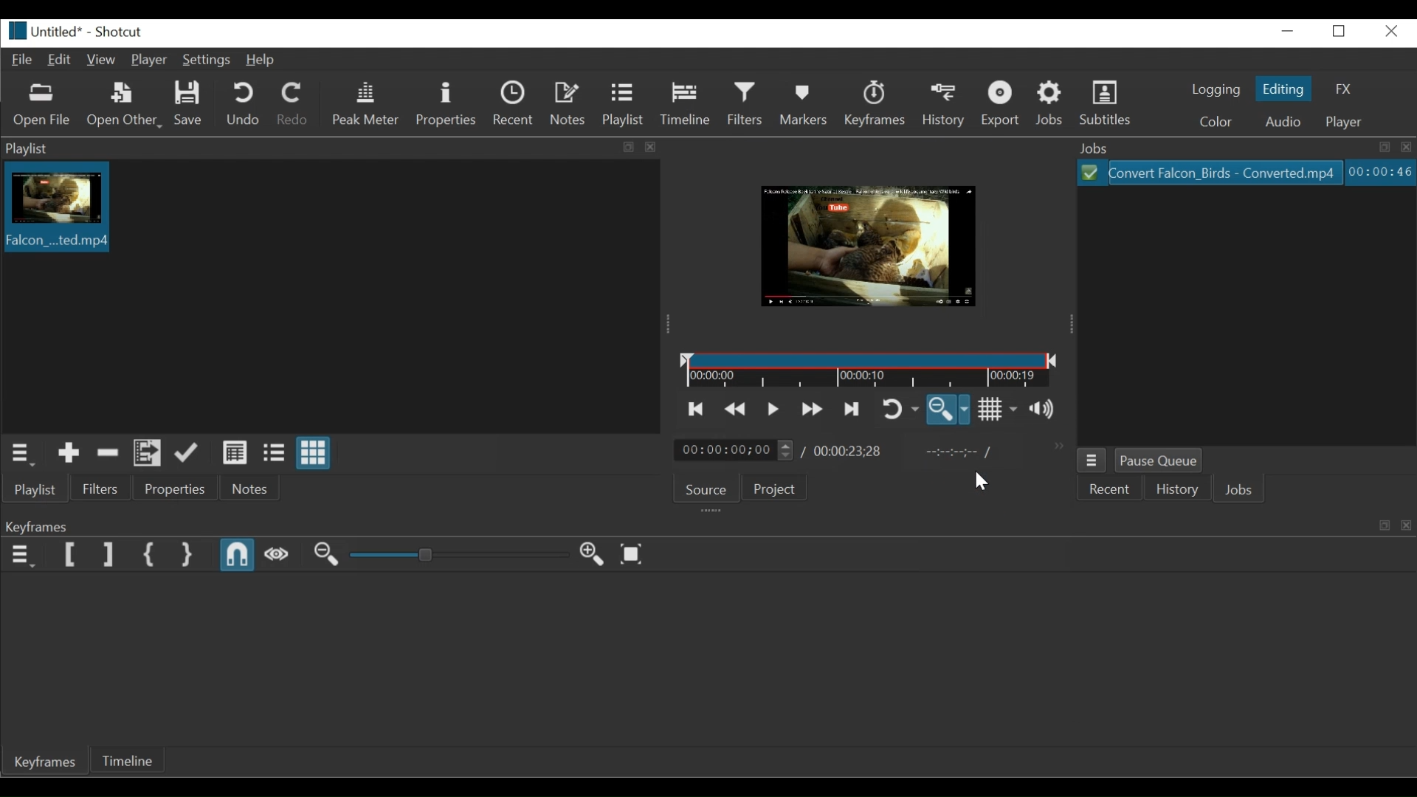 Image resolution: width=1417 pixels, height=797 pixels. What do you see at coordinates (514, 103) in the screenshot?
I see `Recent` at bounding box center [514, 103].